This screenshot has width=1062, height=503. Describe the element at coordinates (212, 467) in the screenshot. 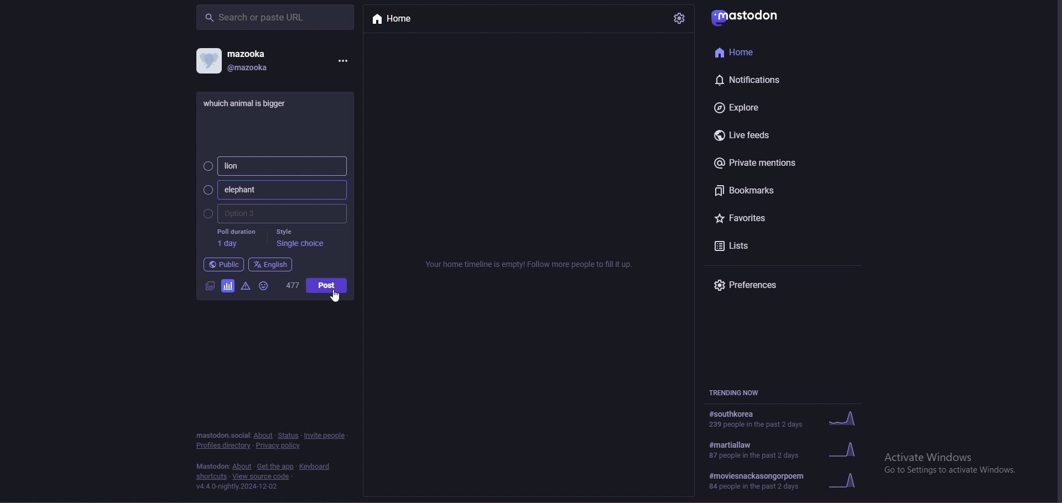

I see `mastodon` at that location.